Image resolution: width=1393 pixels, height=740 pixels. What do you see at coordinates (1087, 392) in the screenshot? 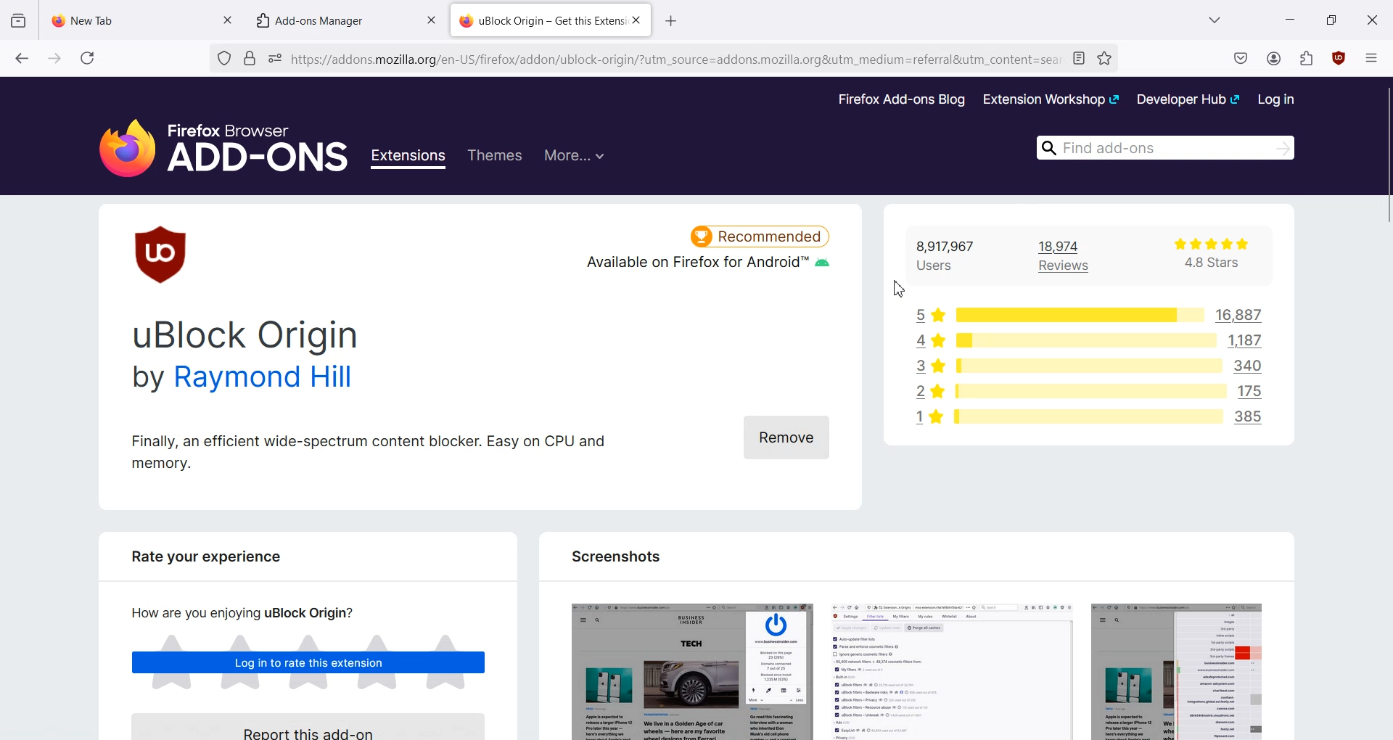
I see `rating bar` at bounding box center [1087, 392].